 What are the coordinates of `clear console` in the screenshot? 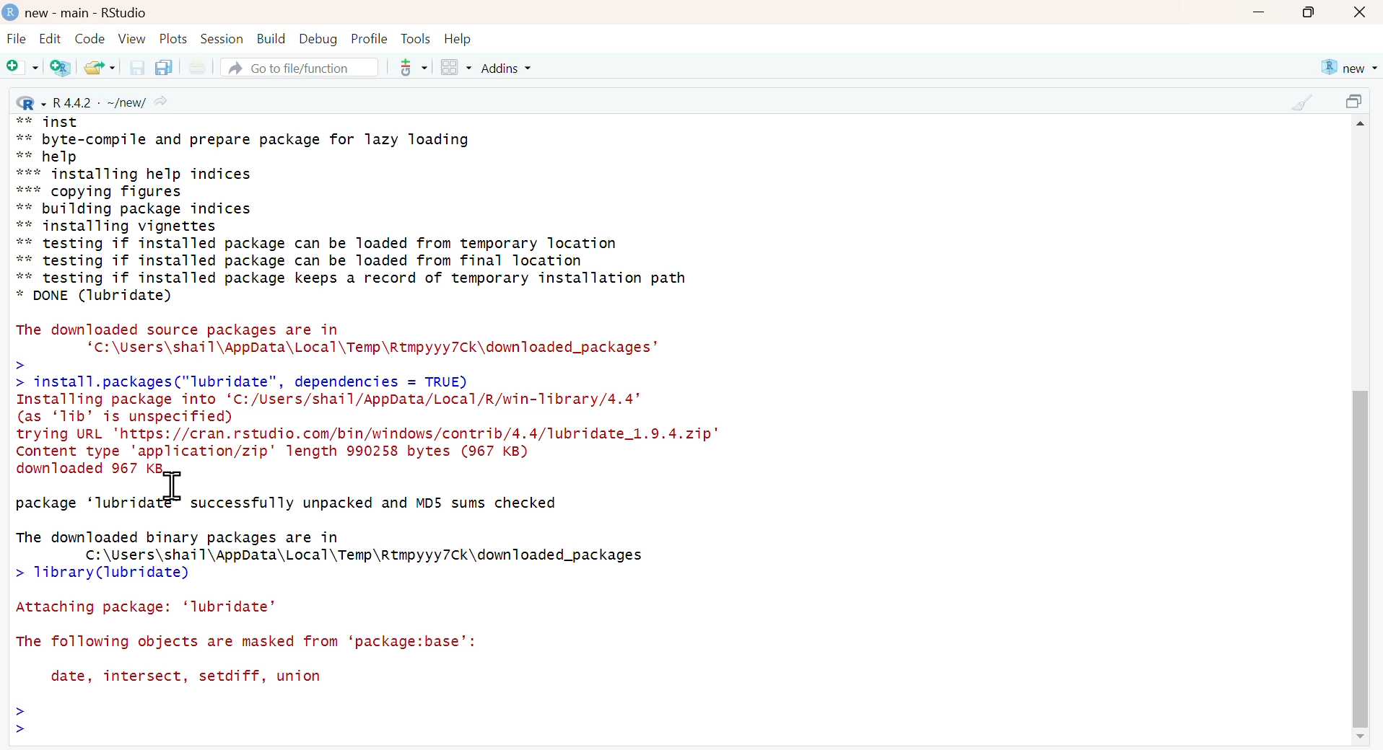 It's located at (1301, 102).